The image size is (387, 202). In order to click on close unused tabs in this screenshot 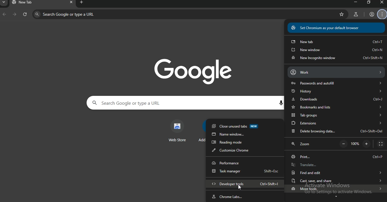, I will do `click(245, 127)`.